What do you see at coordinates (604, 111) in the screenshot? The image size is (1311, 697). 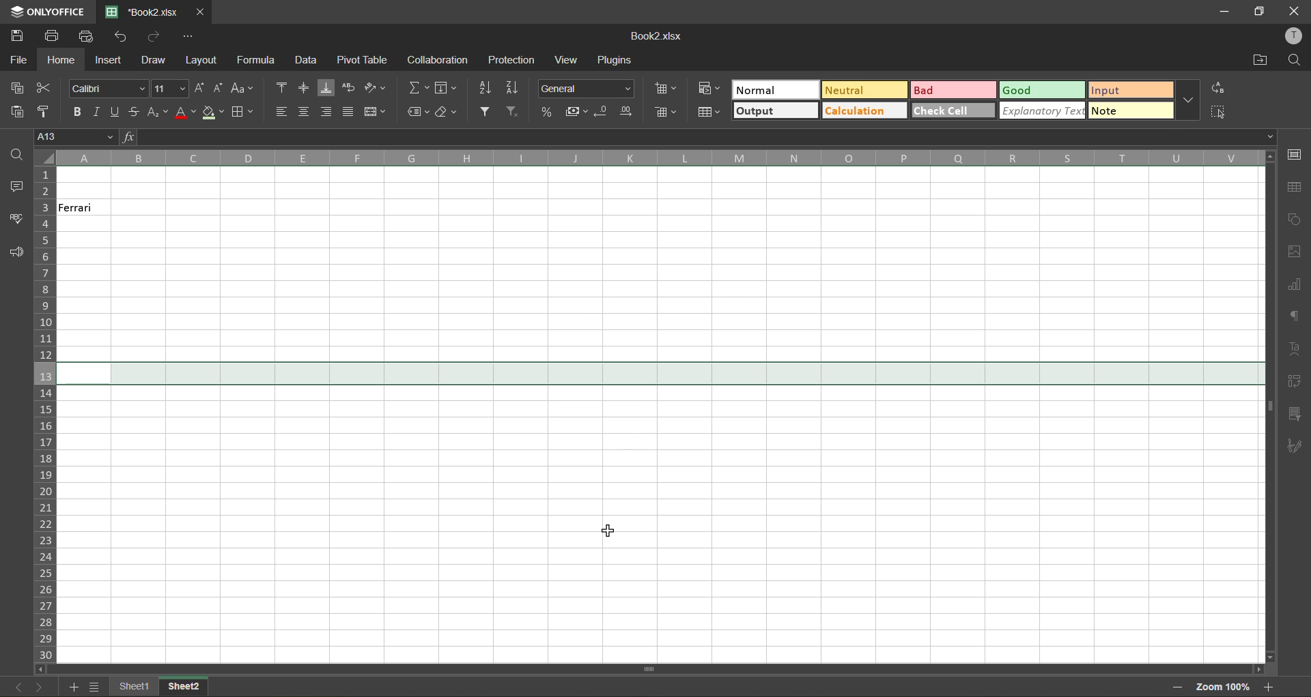 I see `decrease decimal` at bounding box center [604, 111].